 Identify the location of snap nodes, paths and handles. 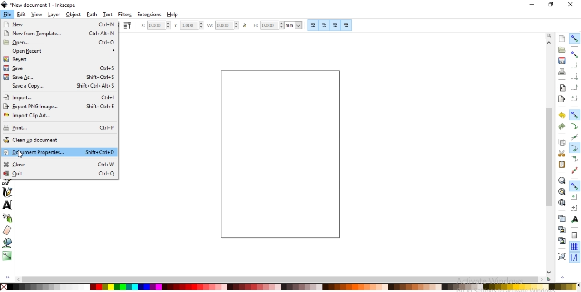
(575, 115).